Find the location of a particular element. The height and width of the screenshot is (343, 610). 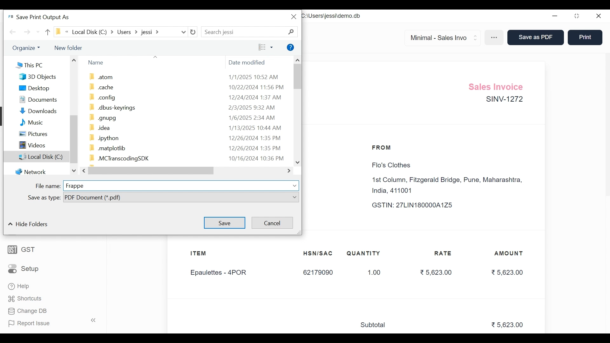

Search is located at coordinates (293, 31).